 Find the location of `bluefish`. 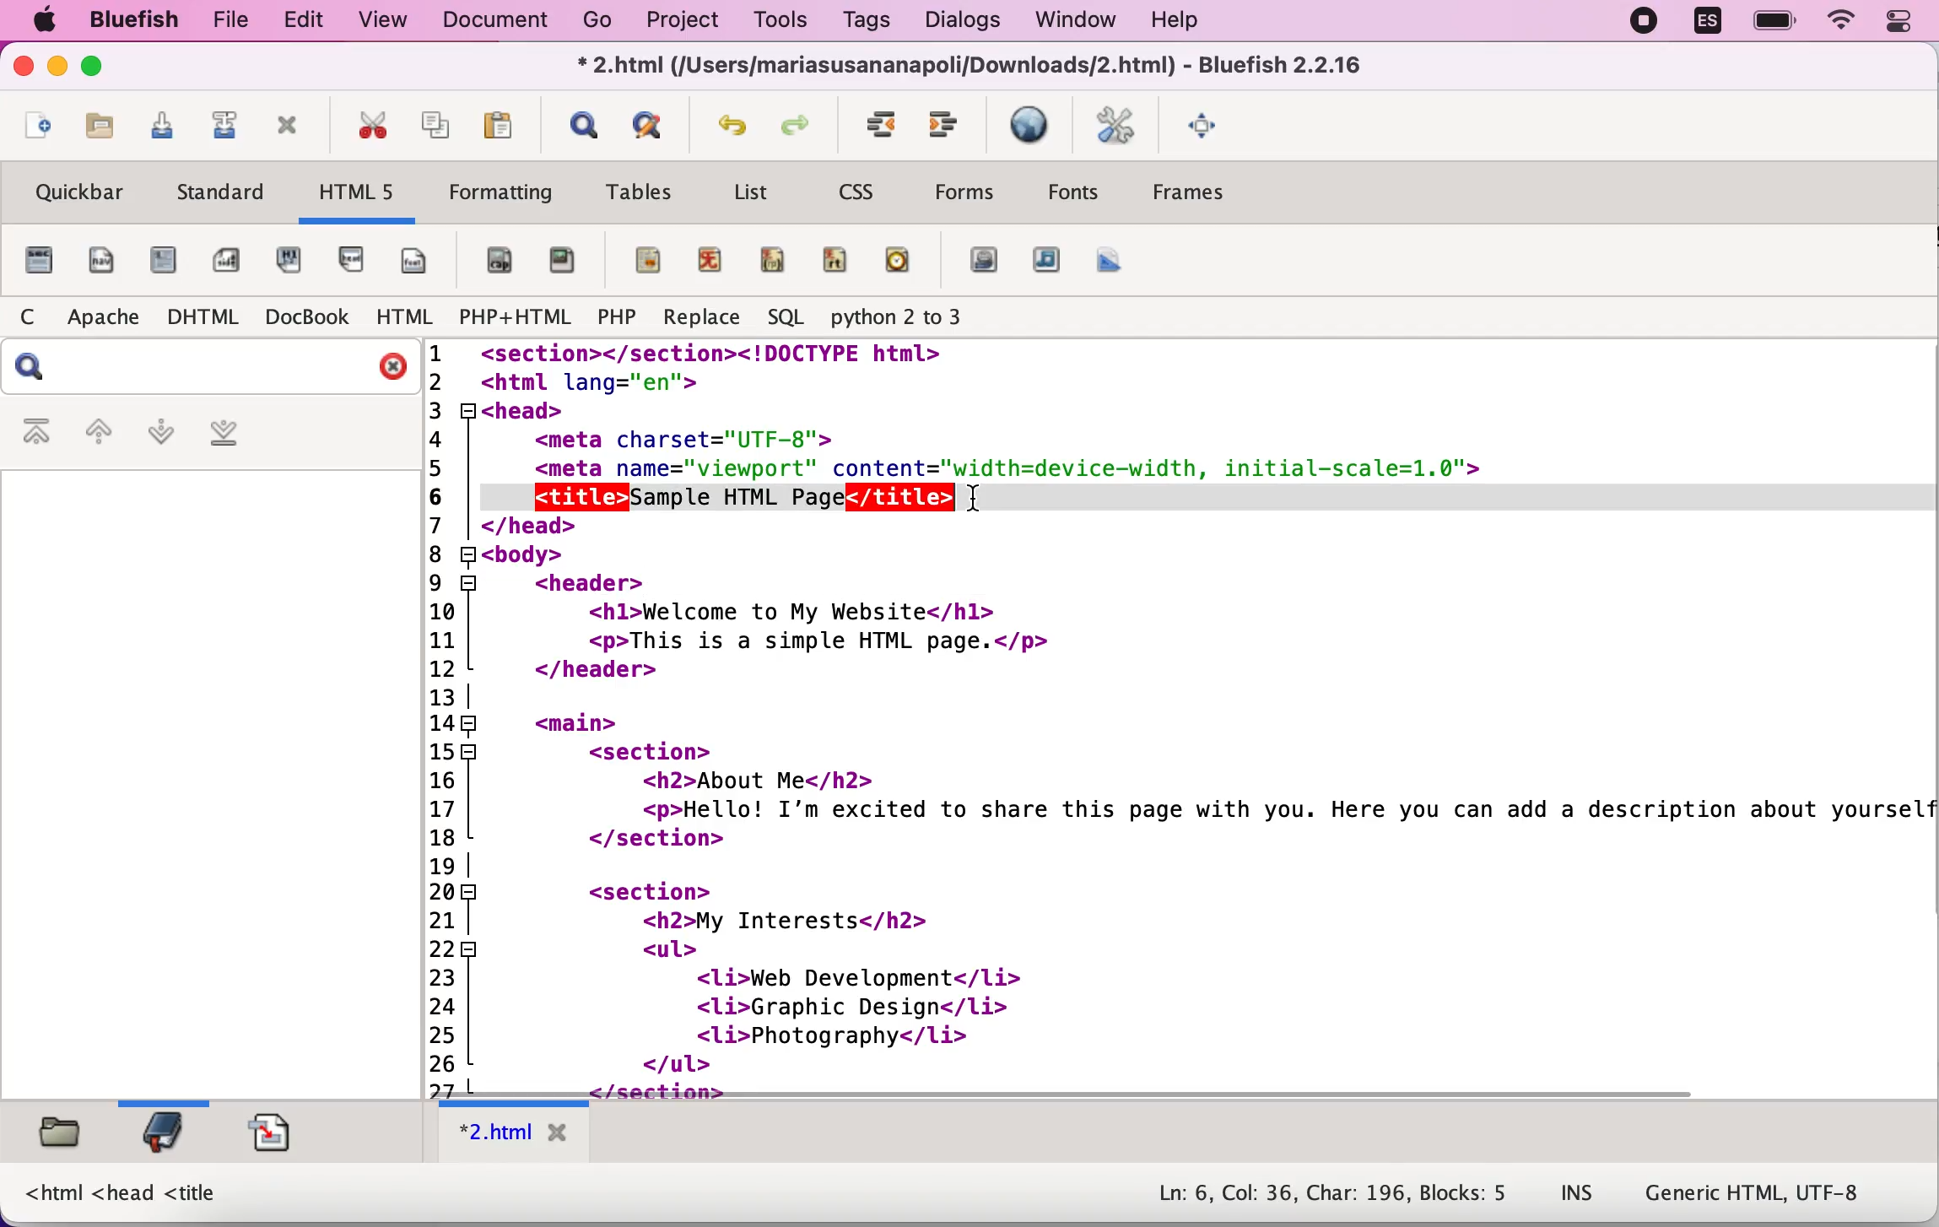

bluefish is located at coordinates (136, 21).